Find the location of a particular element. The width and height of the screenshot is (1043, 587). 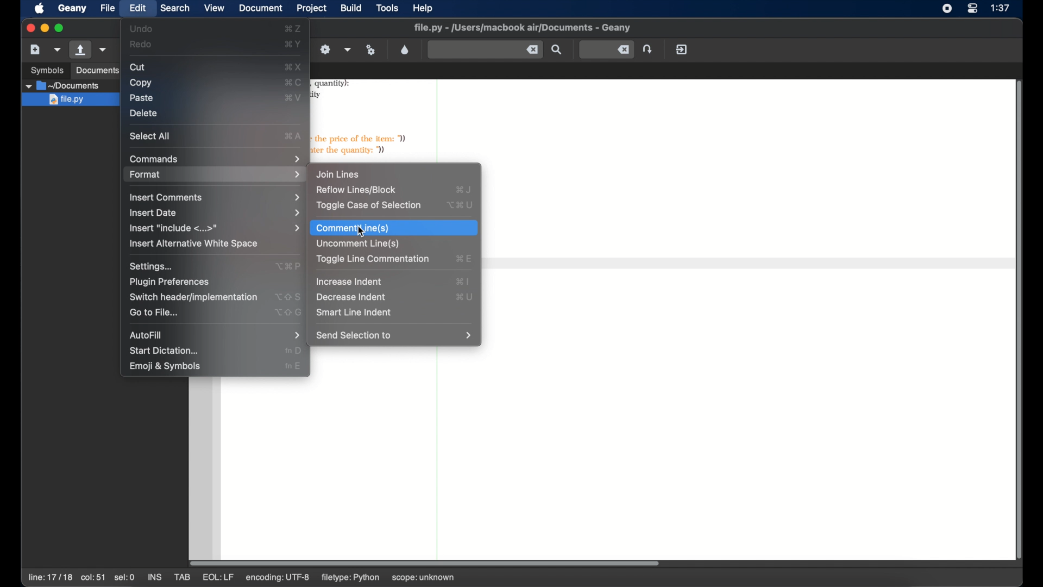

cut shortcut is located at coordinates (293, 67).